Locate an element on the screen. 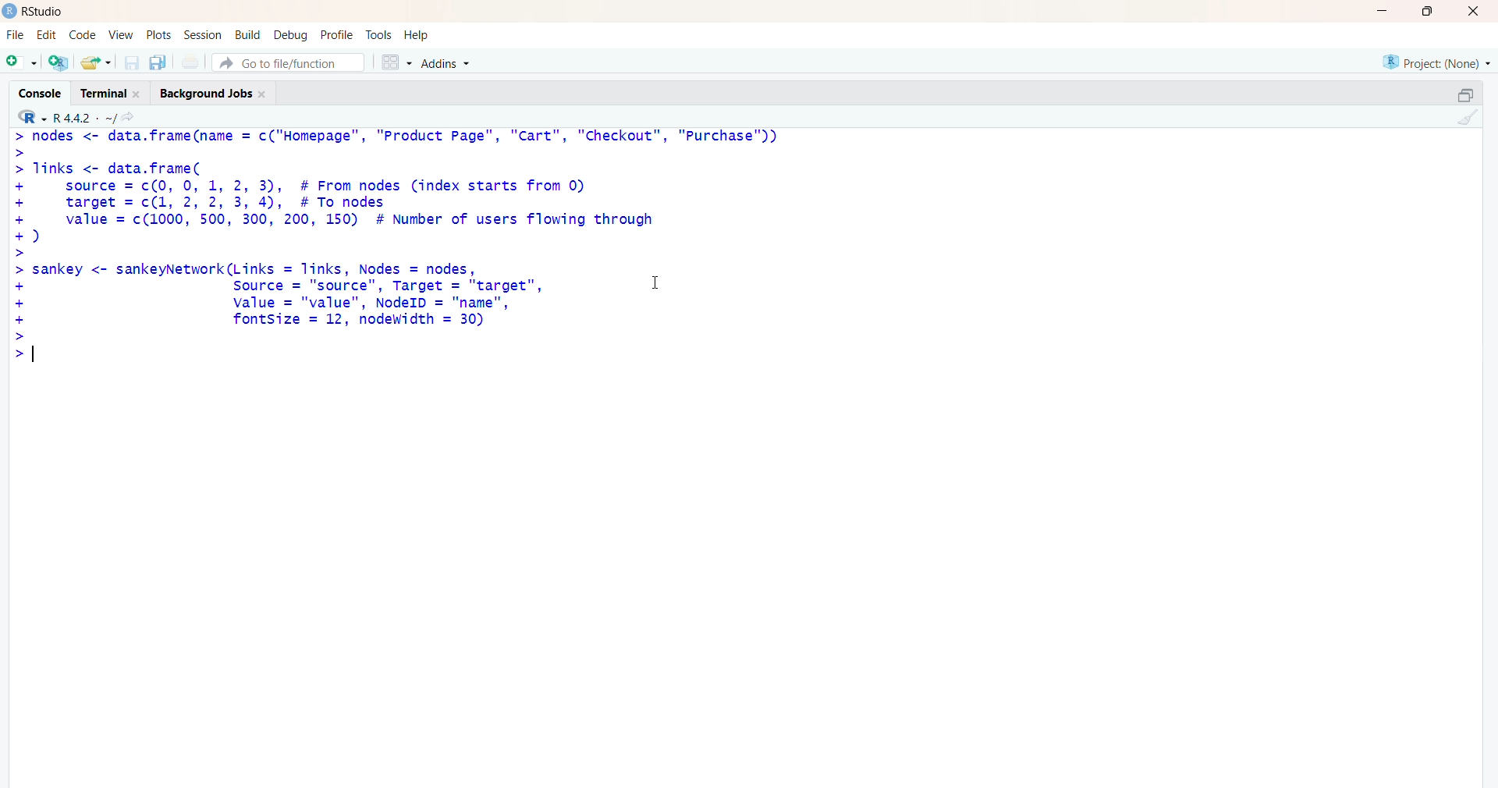 Image resolution: width=1498 pixels, height=788 pixels. help is located at coordinates (425, 34).